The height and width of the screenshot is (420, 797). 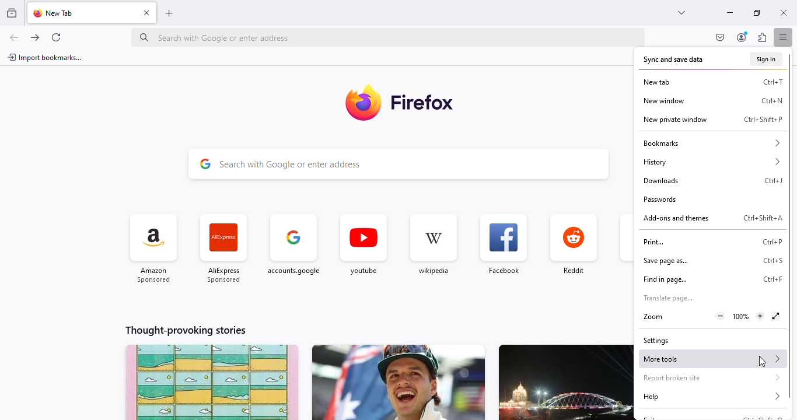 I want to click on shortcut for downloads, so click(x=774, y=180).